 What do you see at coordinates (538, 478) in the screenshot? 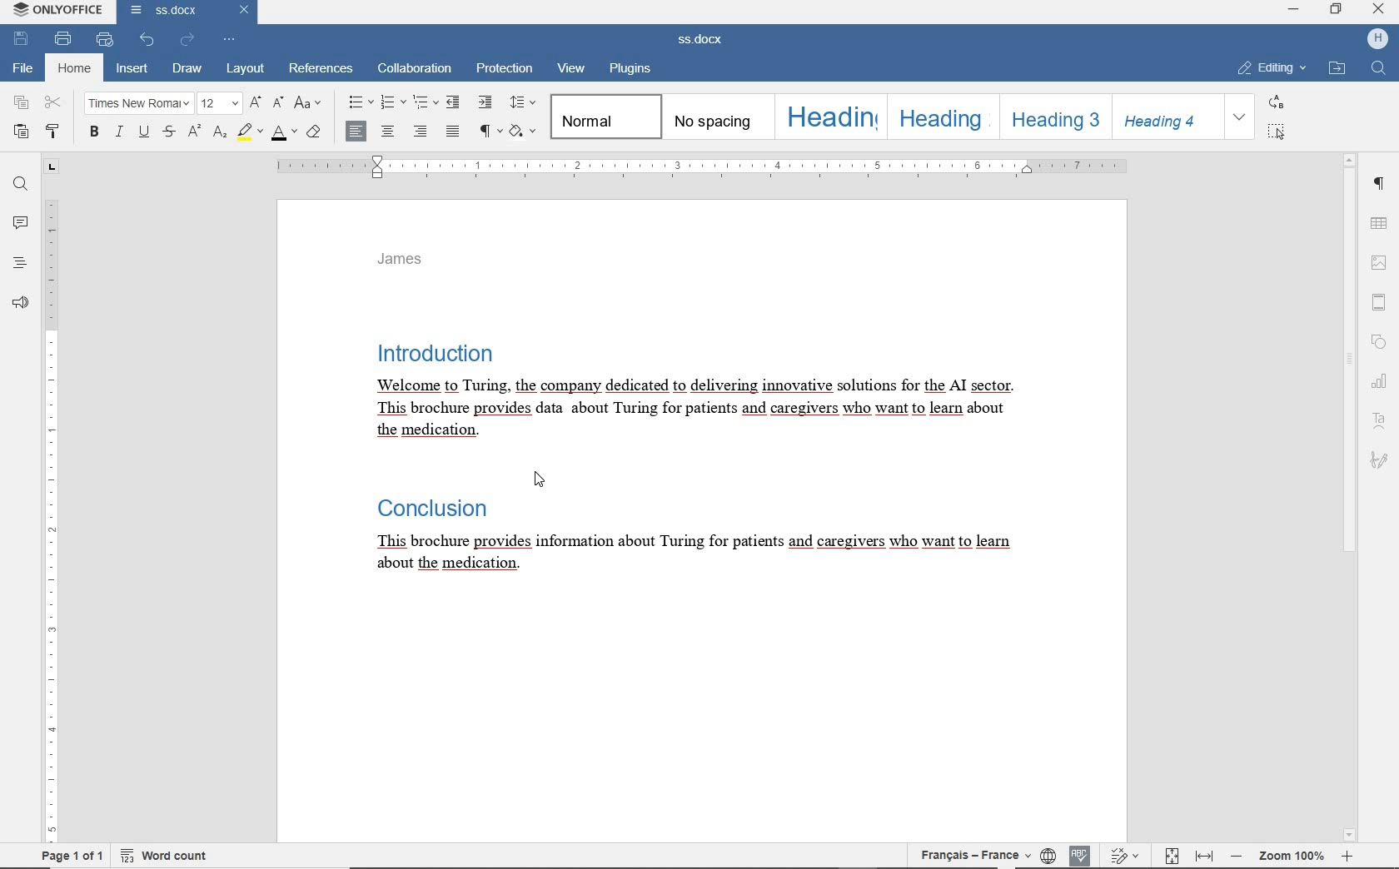
I see `cursor` at bounding box center [538, 478].